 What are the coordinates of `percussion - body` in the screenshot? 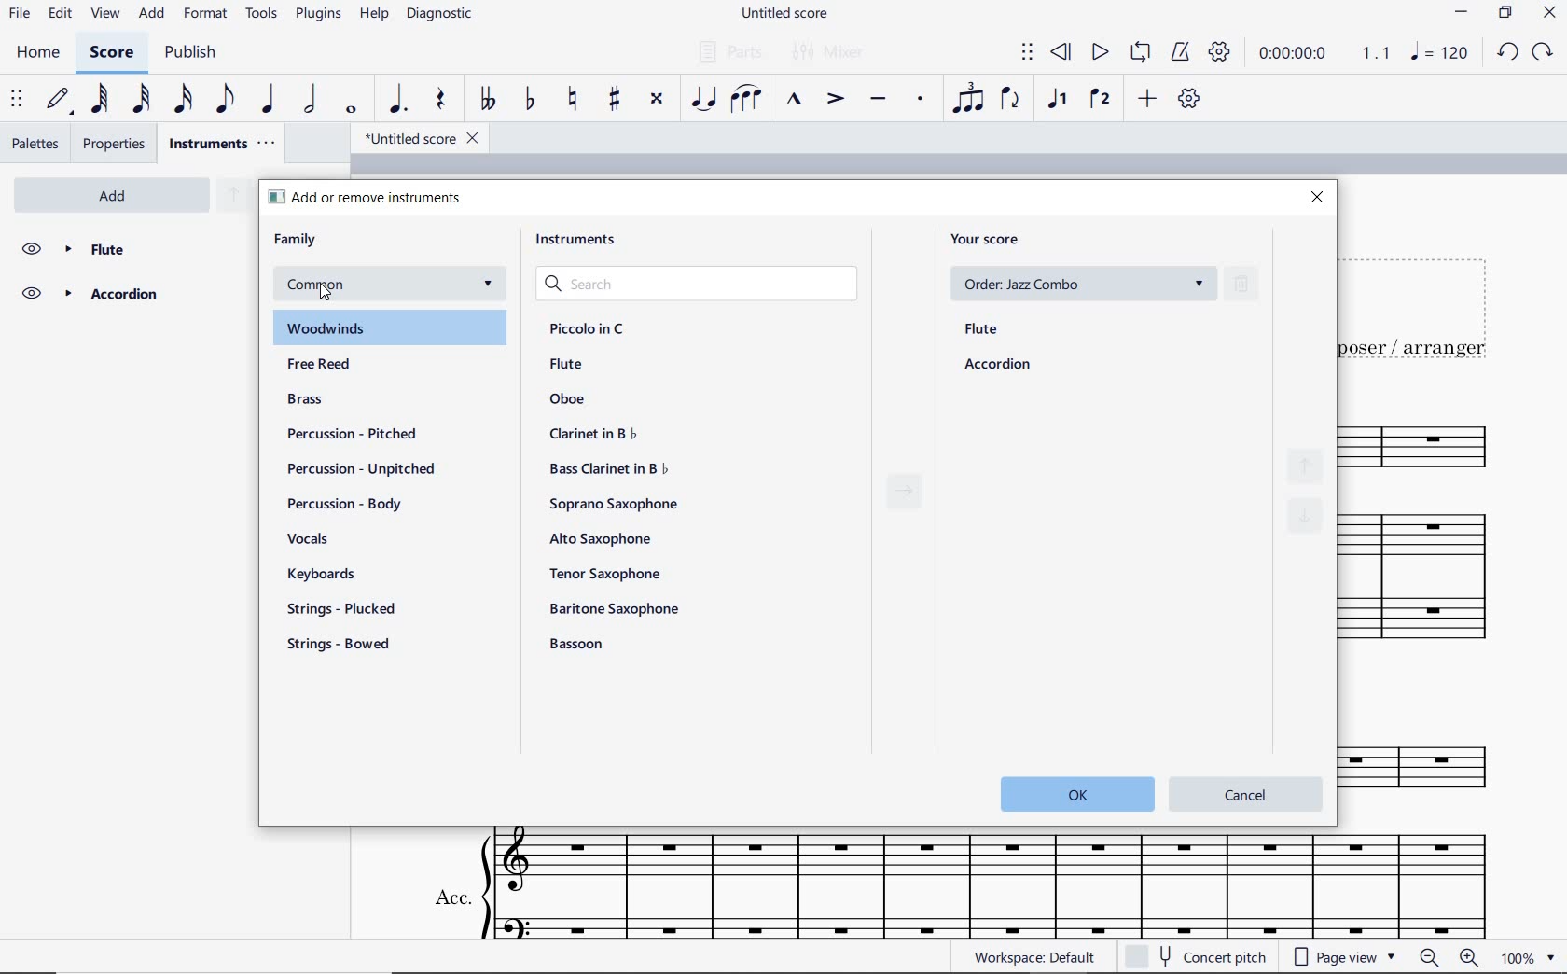 It's located at (352, 502).